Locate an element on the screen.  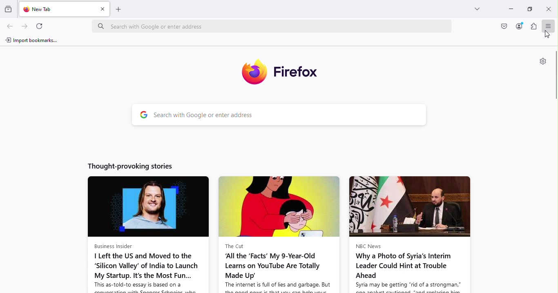
New tab is located at coordinates (56, 9).